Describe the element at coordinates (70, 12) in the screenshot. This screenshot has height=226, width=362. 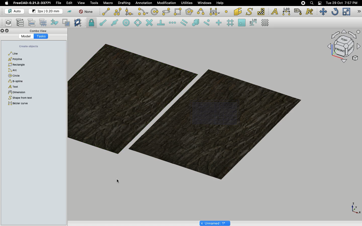
I see `Toggle construction mode` at that location.